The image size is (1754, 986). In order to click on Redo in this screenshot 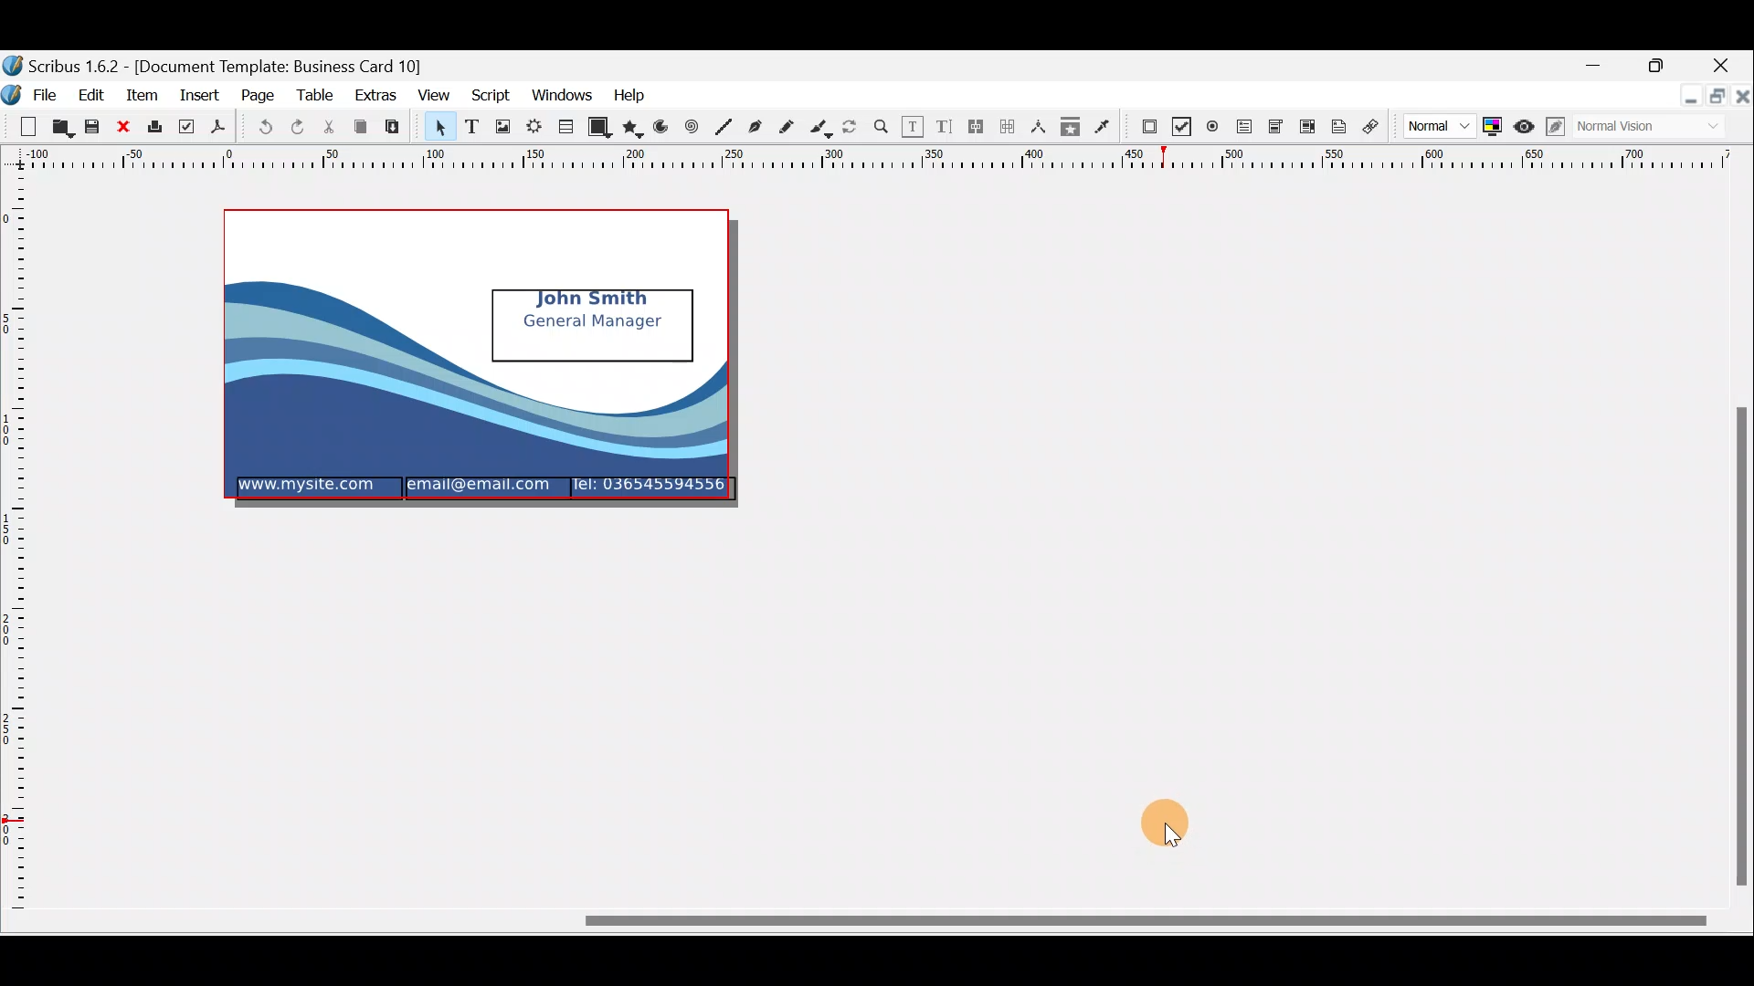, I will do `click(293, 129)`.